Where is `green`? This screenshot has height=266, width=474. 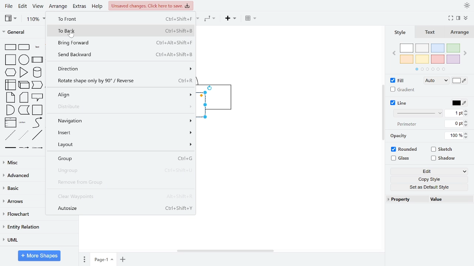
green is located at coordinates (454, 48).